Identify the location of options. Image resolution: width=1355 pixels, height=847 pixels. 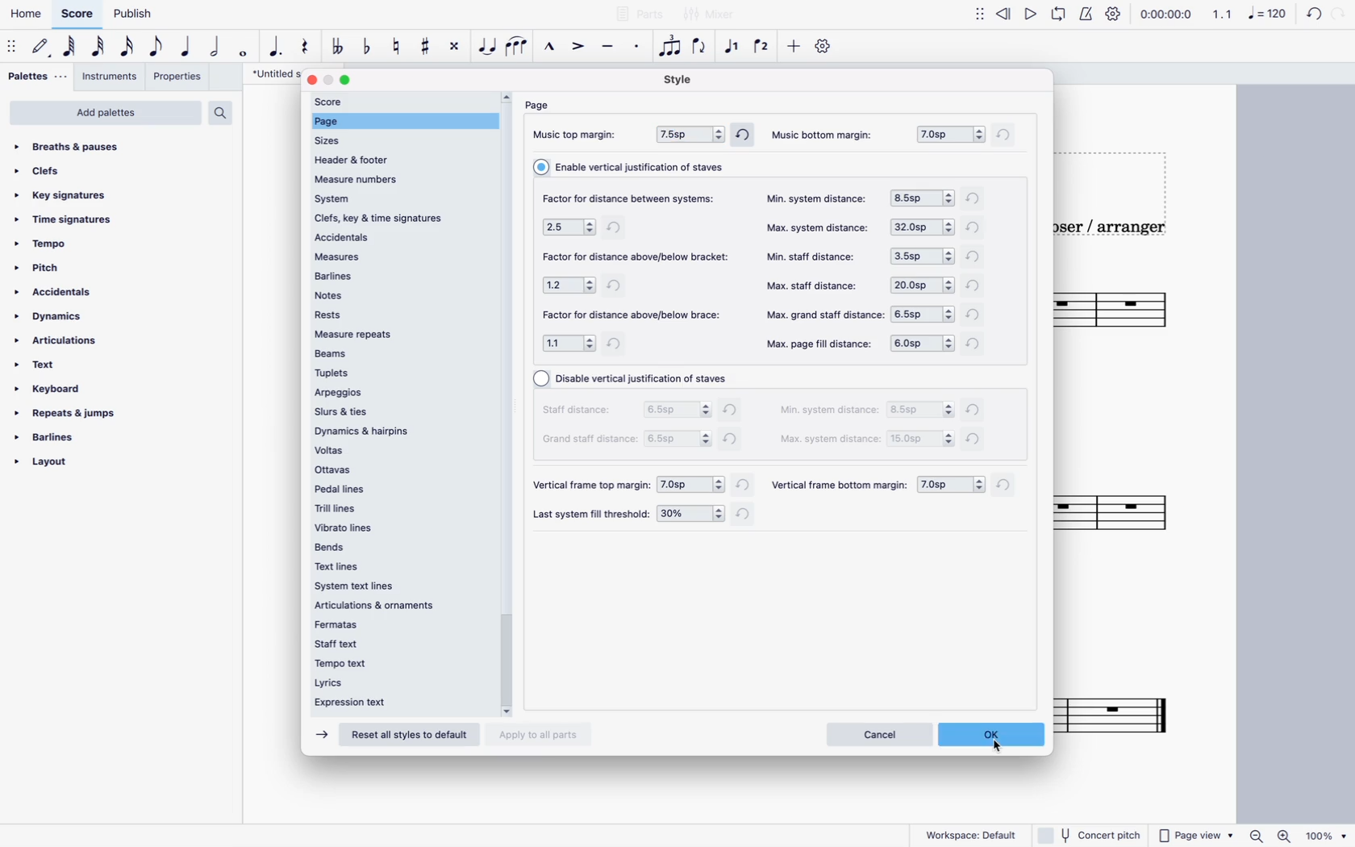
(923, 198).